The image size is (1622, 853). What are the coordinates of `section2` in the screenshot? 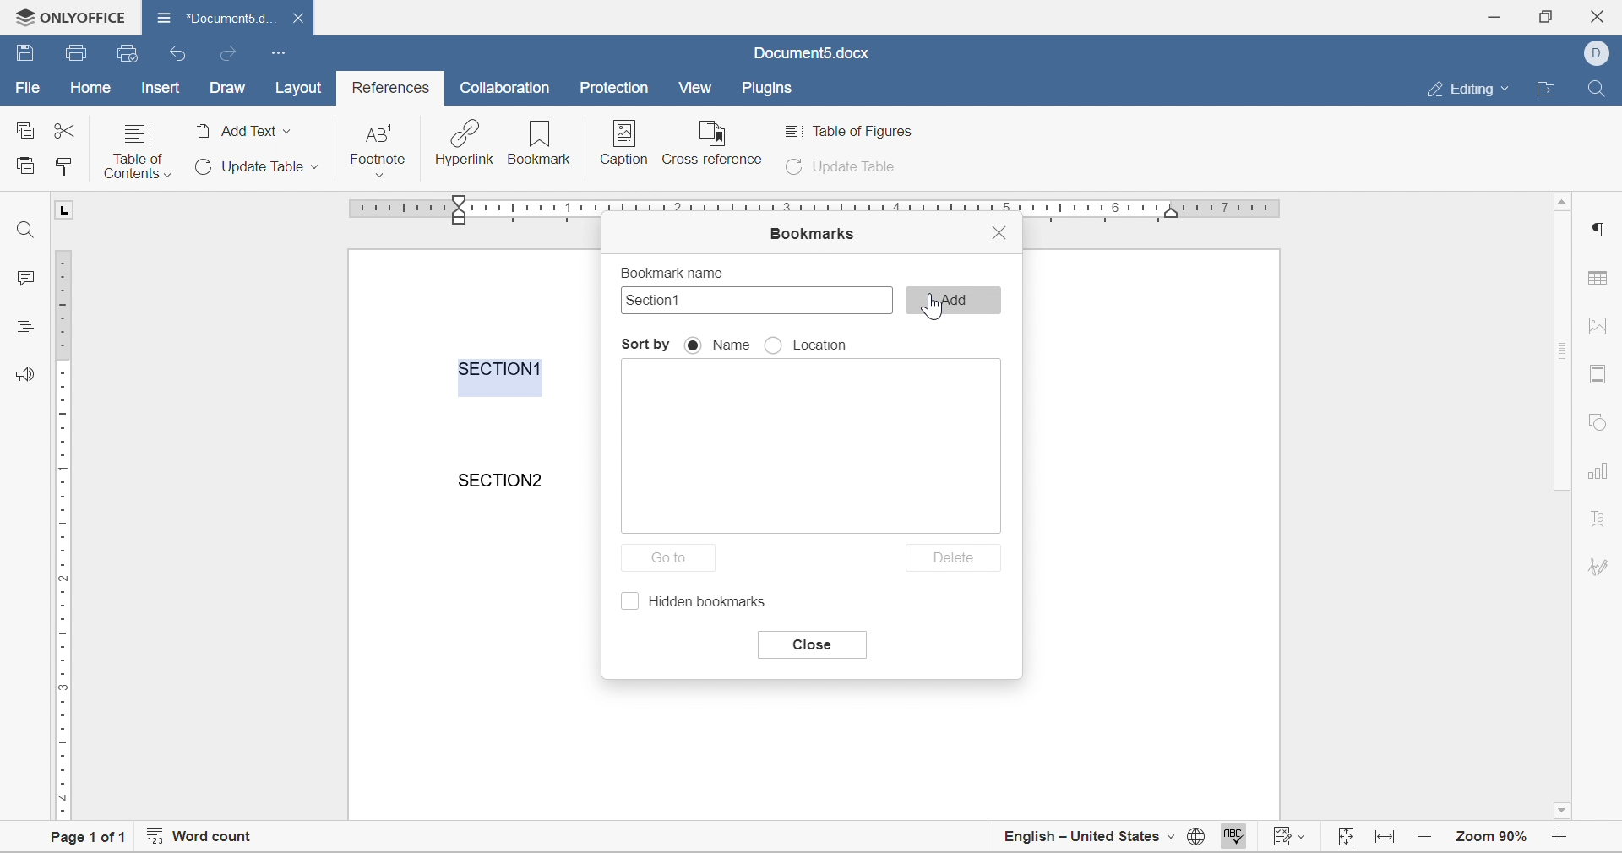 It's located at (504, 480).